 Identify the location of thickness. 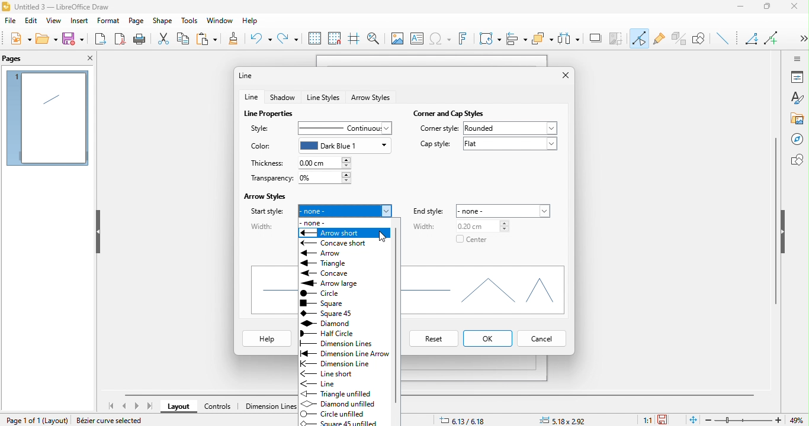
(270, 163).